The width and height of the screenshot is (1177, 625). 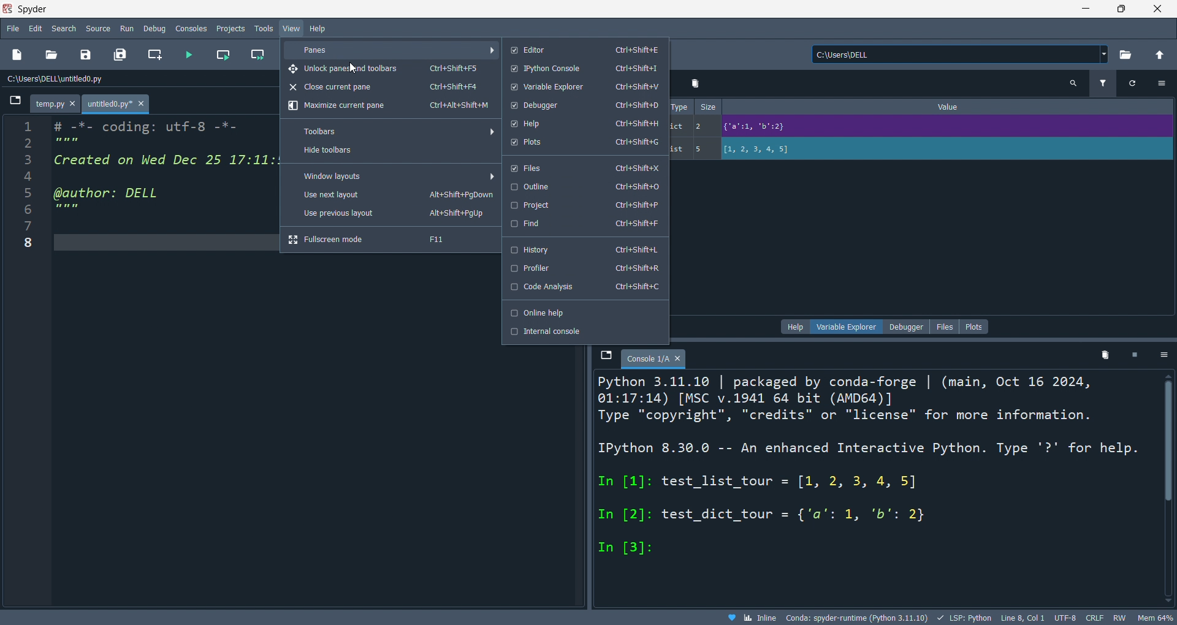 What do you see at coordinates (654, 359) in the screenshot?
I see `tab` at bounding box center [654, 359].